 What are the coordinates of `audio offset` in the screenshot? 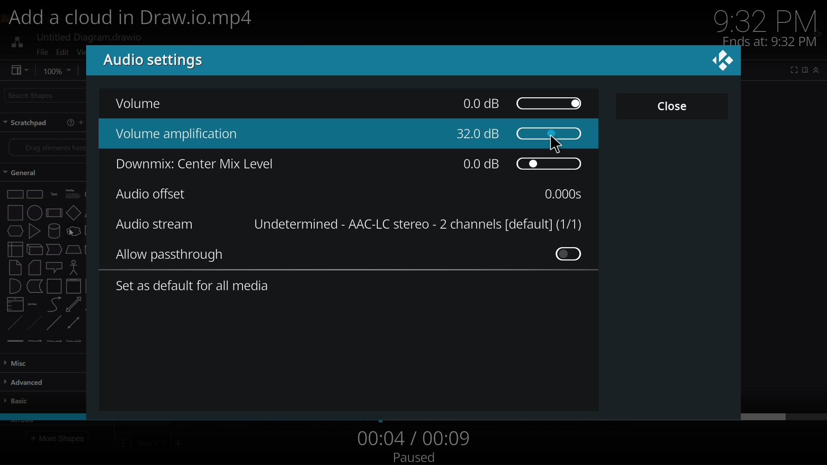 It's located at (152, 193).